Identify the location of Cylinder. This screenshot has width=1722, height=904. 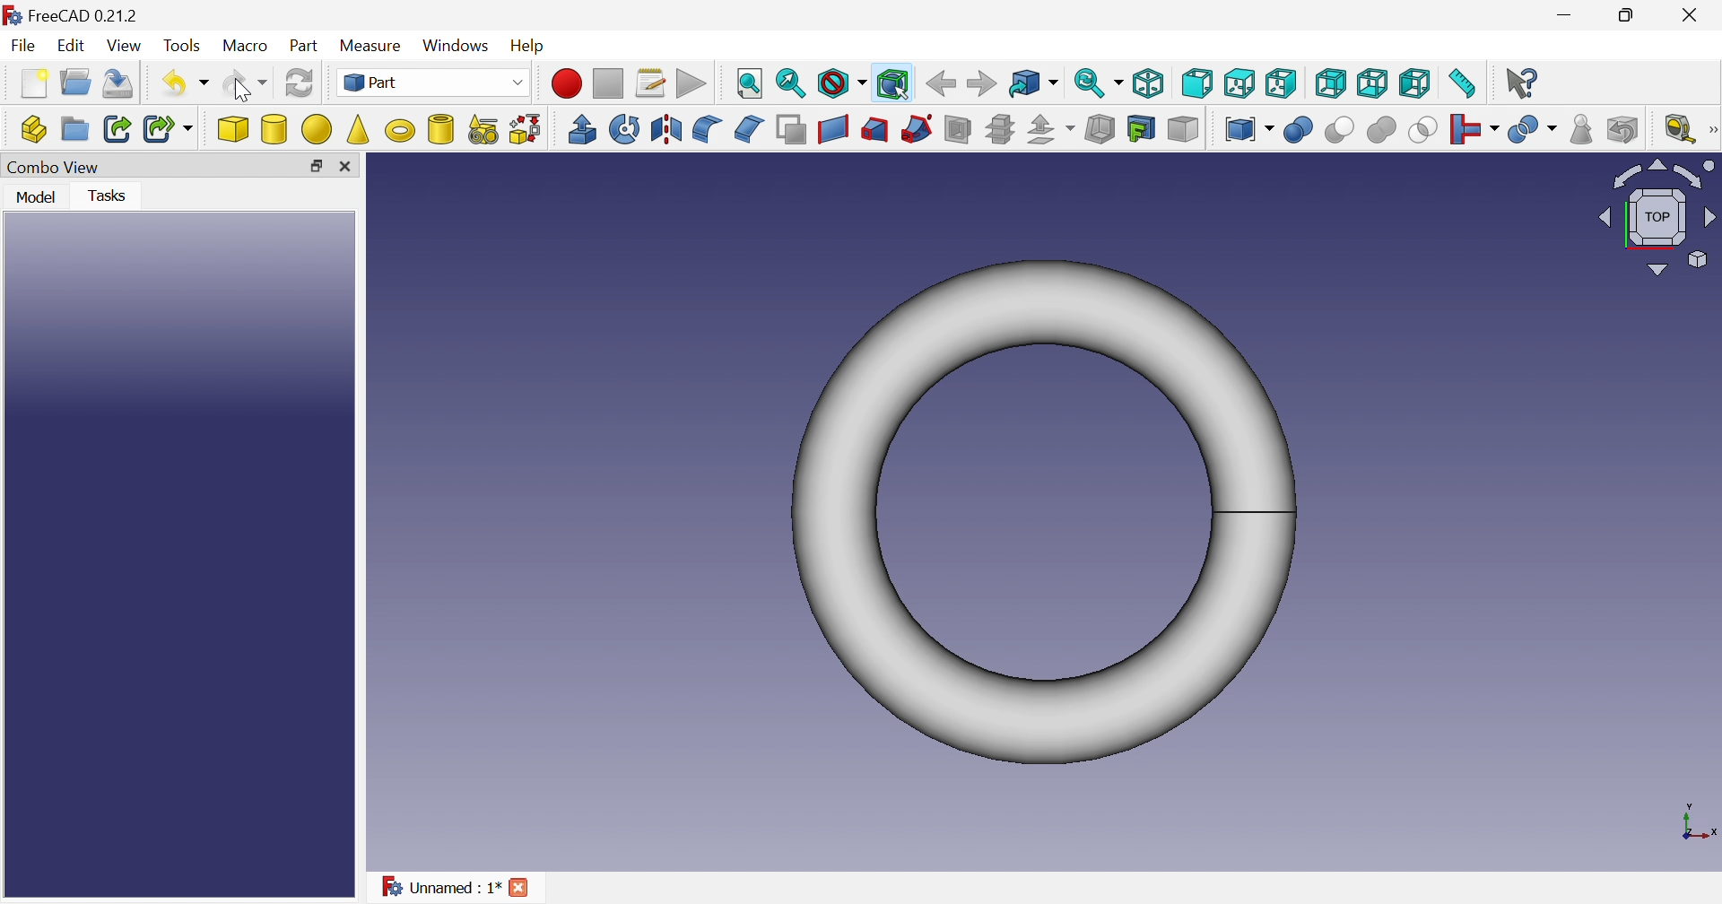
(275, 131).